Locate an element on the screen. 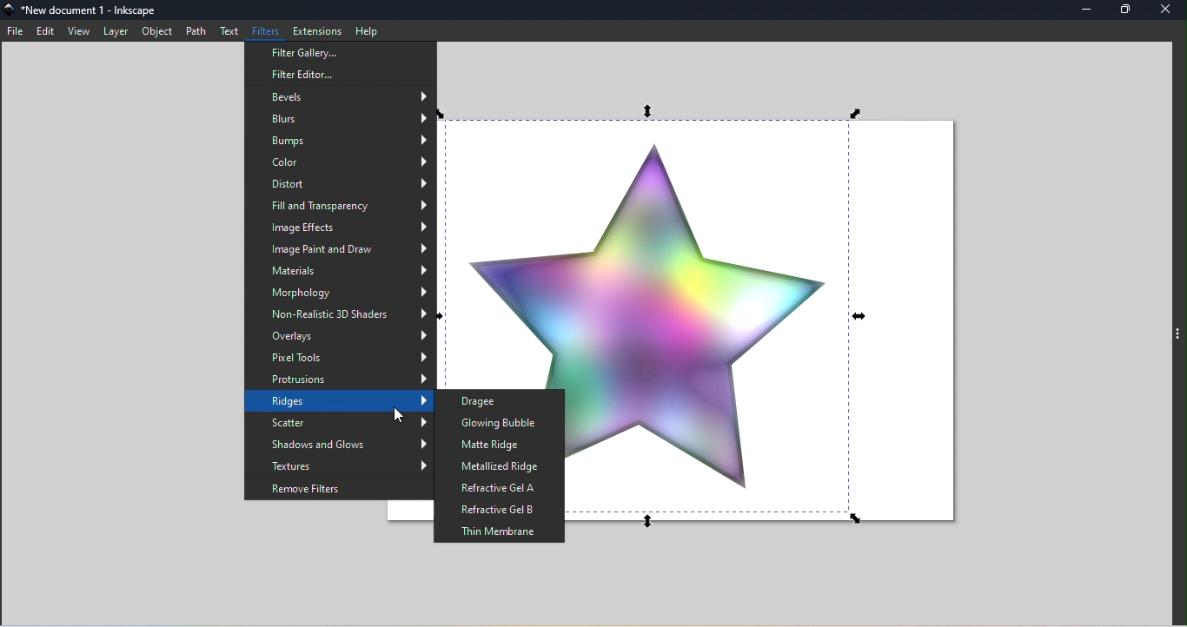 The image size is (1187, 627). Color is located at coordinates (338, 164).